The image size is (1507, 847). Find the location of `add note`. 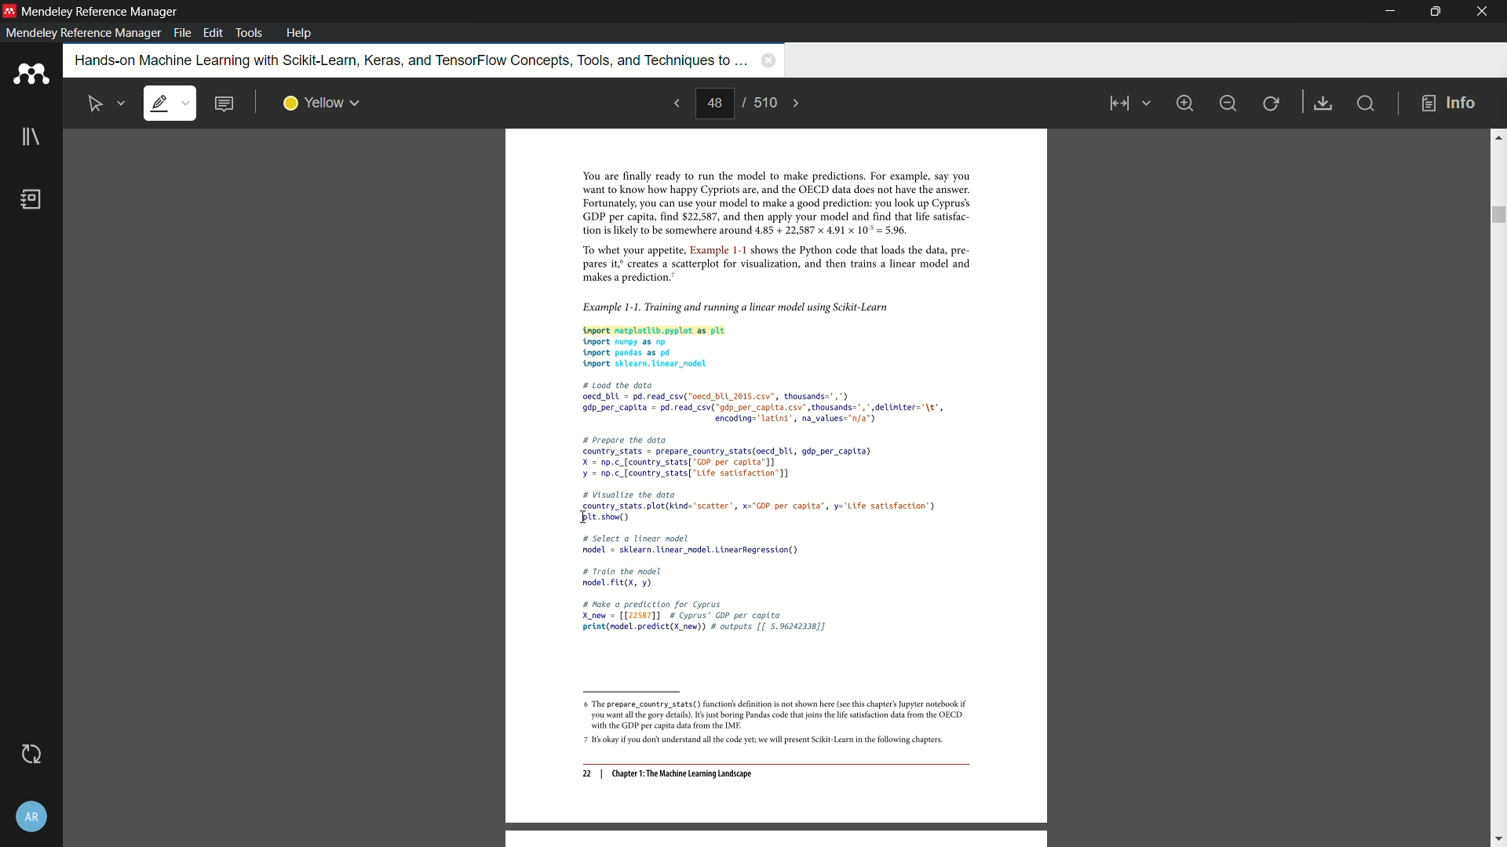

add note is located at coordinates (223, 104).